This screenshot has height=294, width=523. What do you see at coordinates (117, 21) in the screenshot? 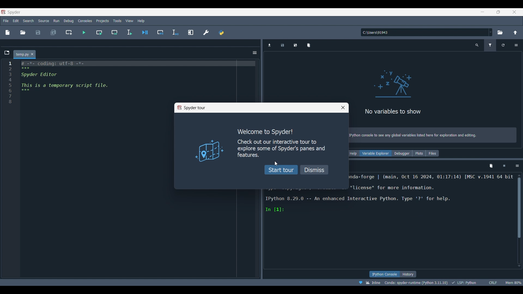
I see `Tools menu` at bounding box center [117, 21].